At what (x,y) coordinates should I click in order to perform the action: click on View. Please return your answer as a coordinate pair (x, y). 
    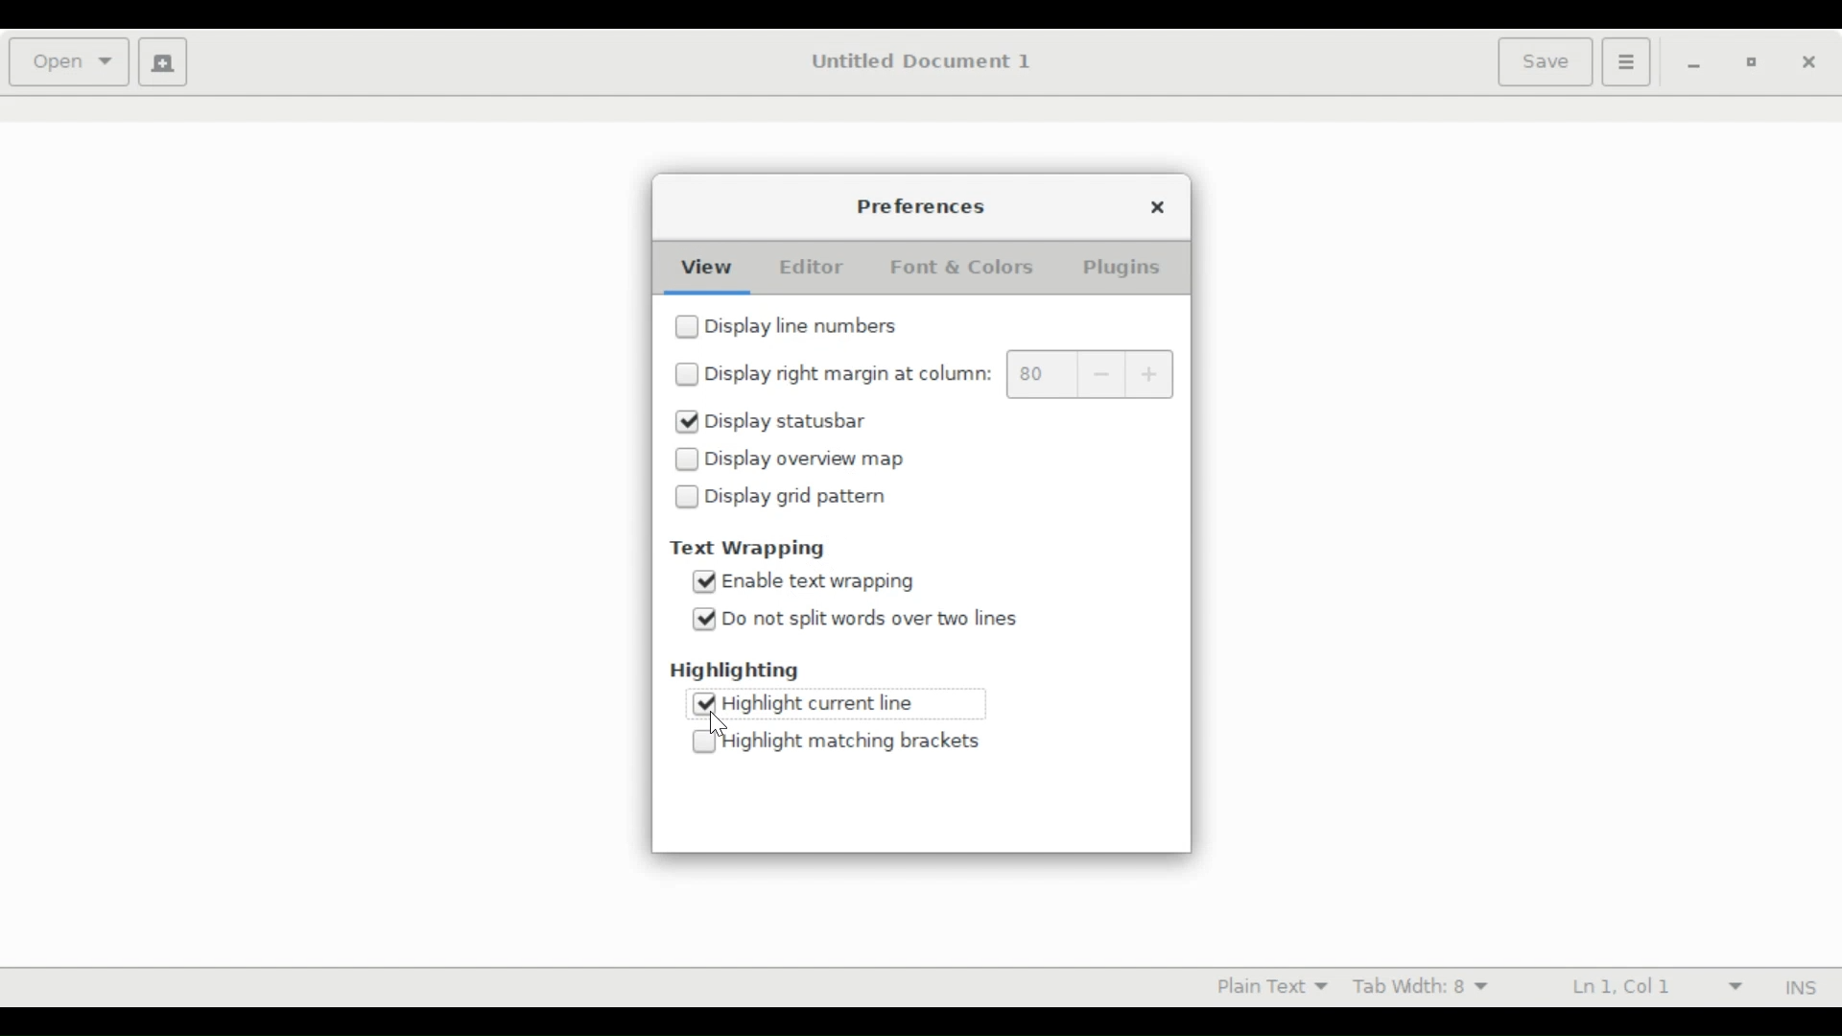
    Looking at the image, I should click on (707, 267).